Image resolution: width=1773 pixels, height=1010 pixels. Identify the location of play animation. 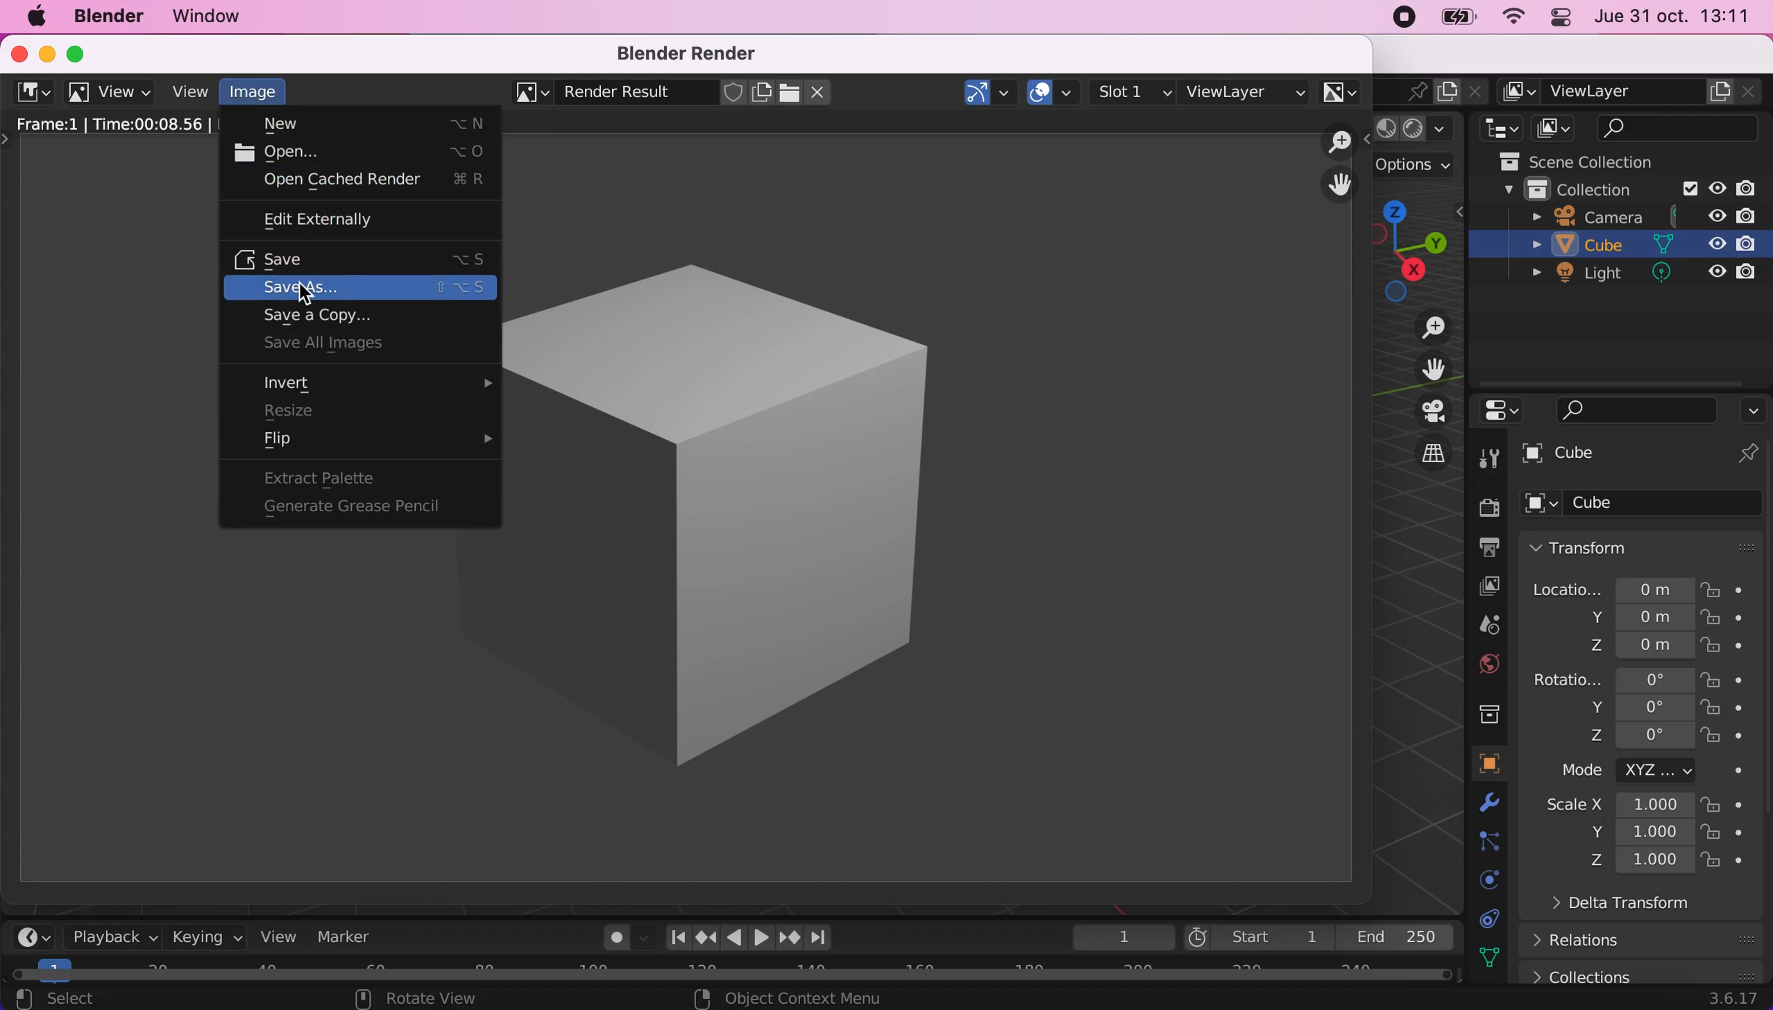
(761, 937).